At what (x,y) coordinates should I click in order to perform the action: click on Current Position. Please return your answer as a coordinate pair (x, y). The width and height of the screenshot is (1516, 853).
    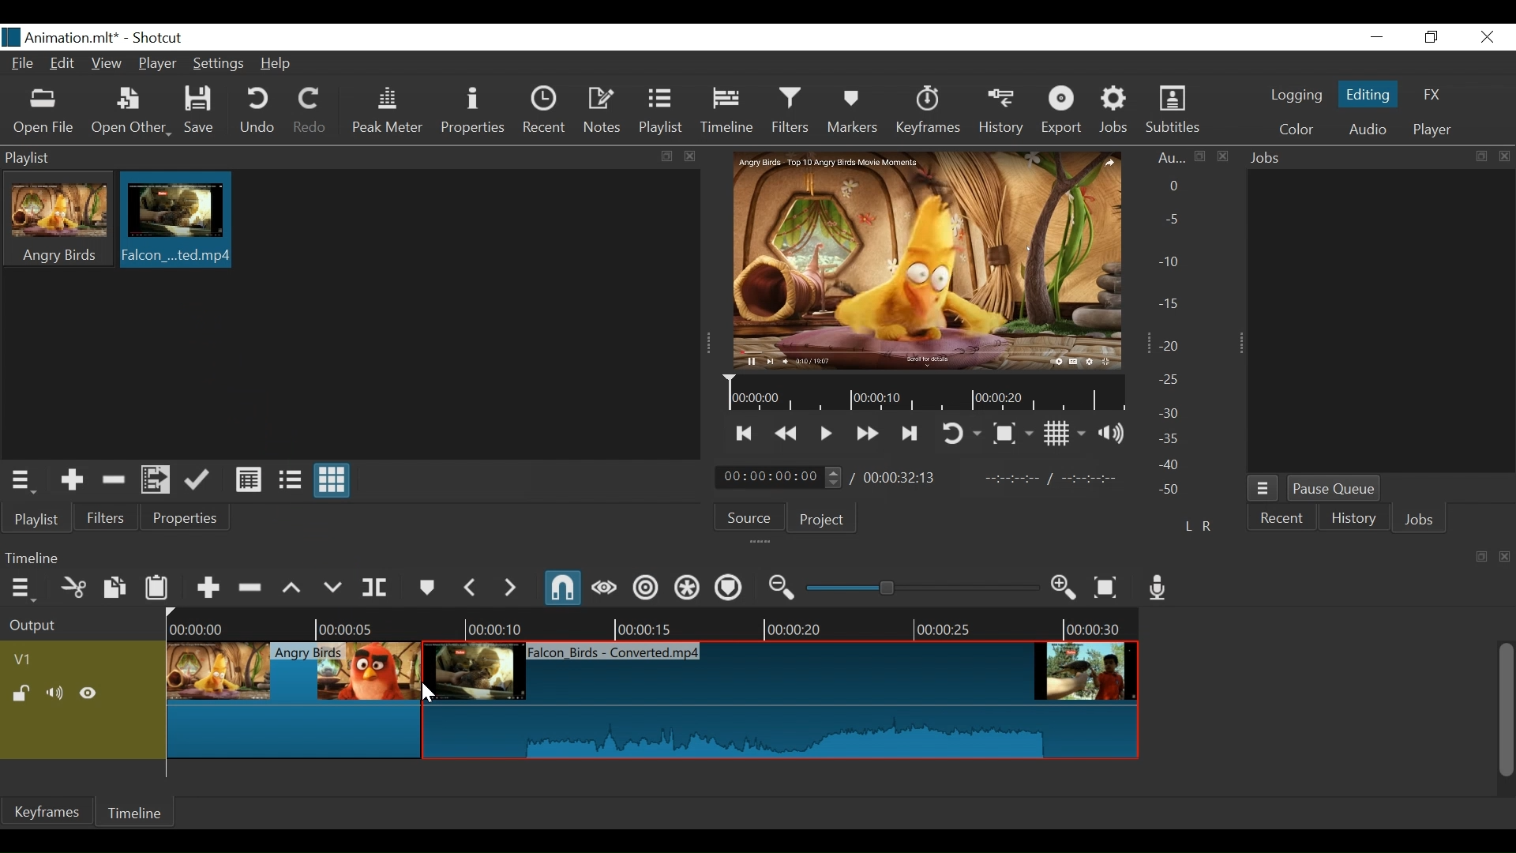
    Looking at the image, I should click on (779, 478).